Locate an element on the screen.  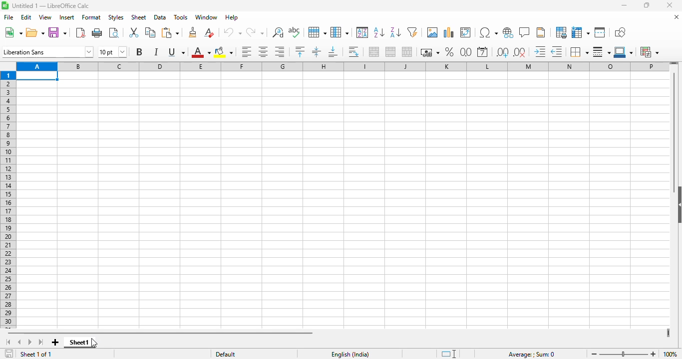
tools is located at coordinates (181, 17).